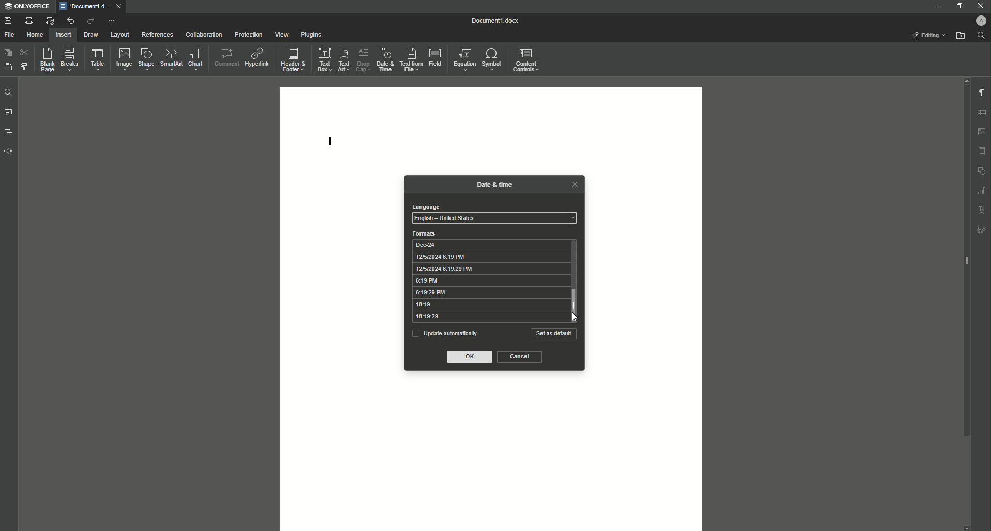 Image resolution: width=991 pixels, height=531 pixels. I want to click on Equation, so click(465, 59).